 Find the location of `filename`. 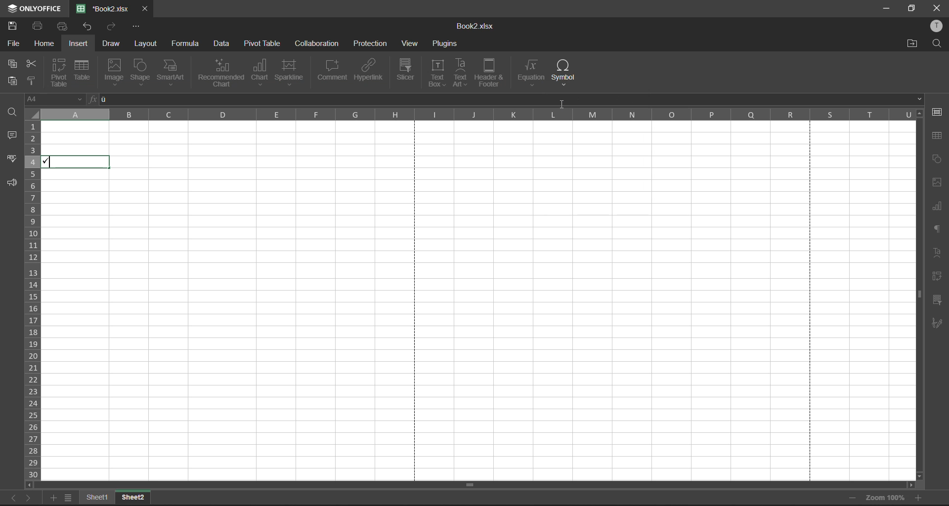

filename is located at coordinates (103, 8).